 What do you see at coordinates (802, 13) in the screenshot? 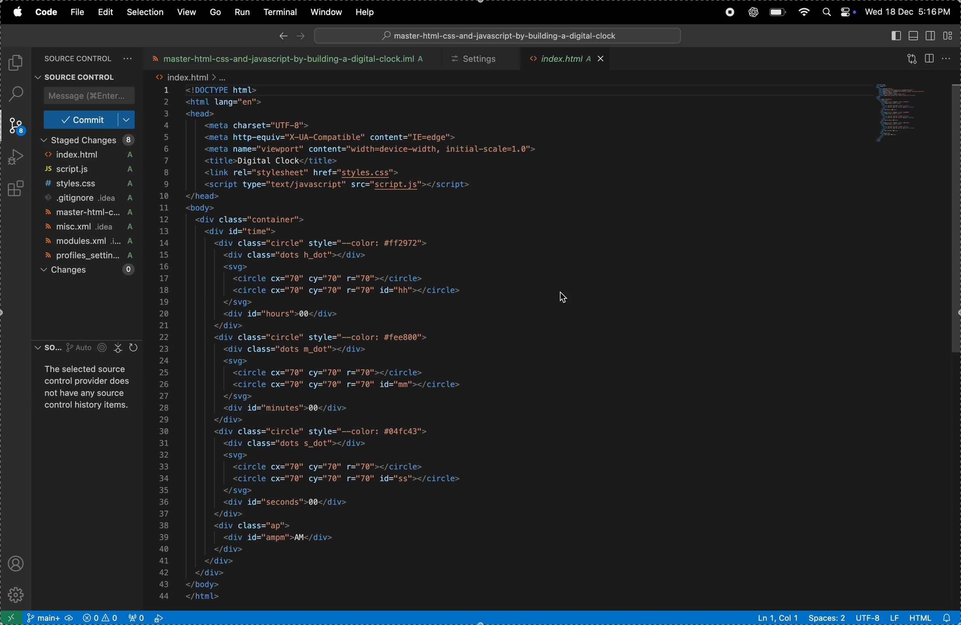
I see `wifi` at bounding box center [802, 13].